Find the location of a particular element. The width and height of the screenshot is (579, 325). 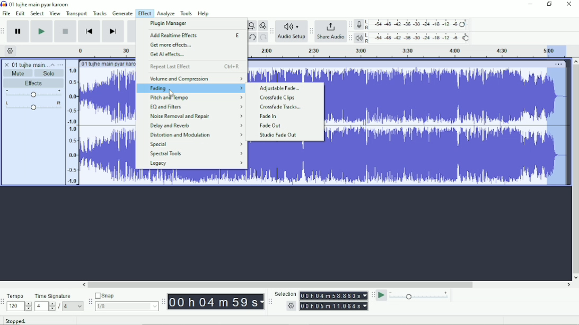

Fade In is located at coordinates (269, 116).